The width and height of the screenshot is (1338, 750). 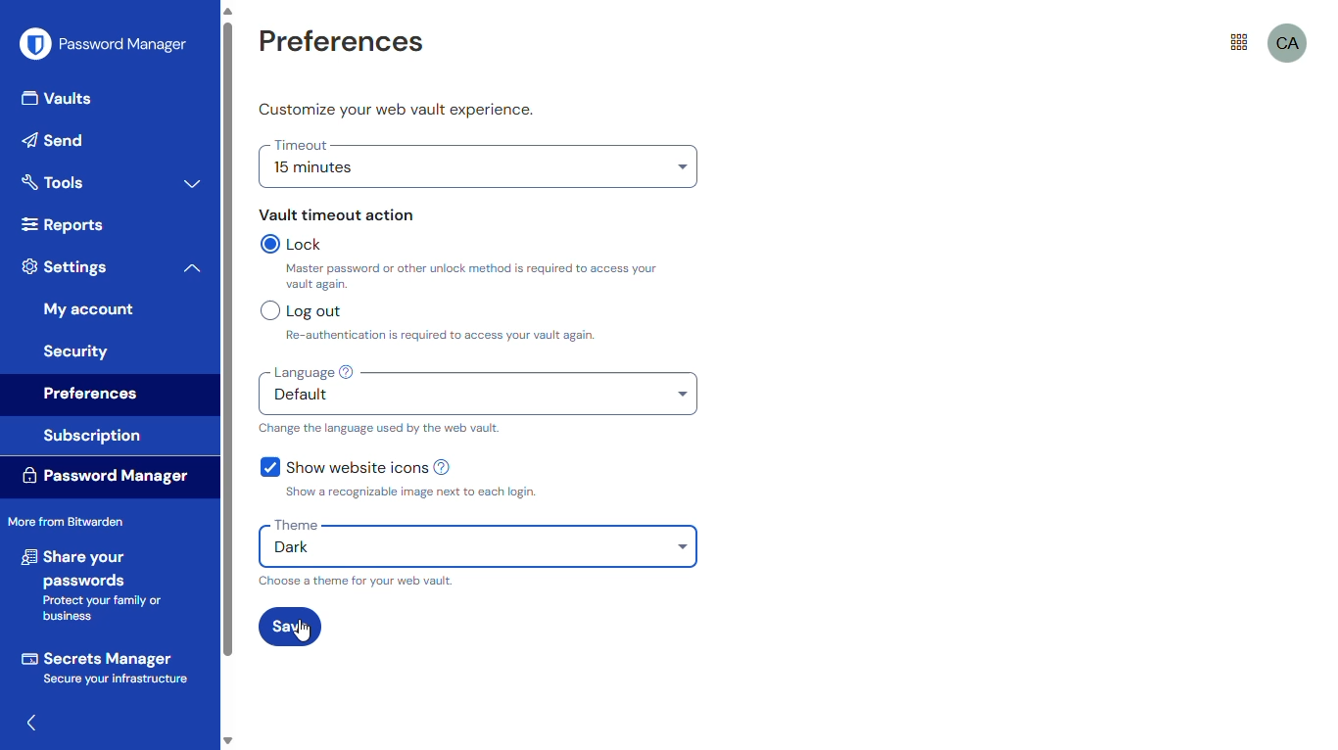 I want to click on language, so click(x=301, y=372).